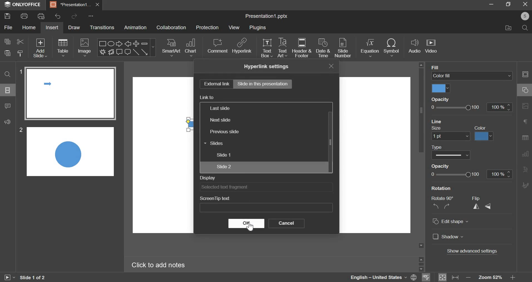 This screenshot has width=532, height=282. What do you see at coordinates (219, 108) in the screenshot?
I see `last slide` at bounding box center [219, 108].